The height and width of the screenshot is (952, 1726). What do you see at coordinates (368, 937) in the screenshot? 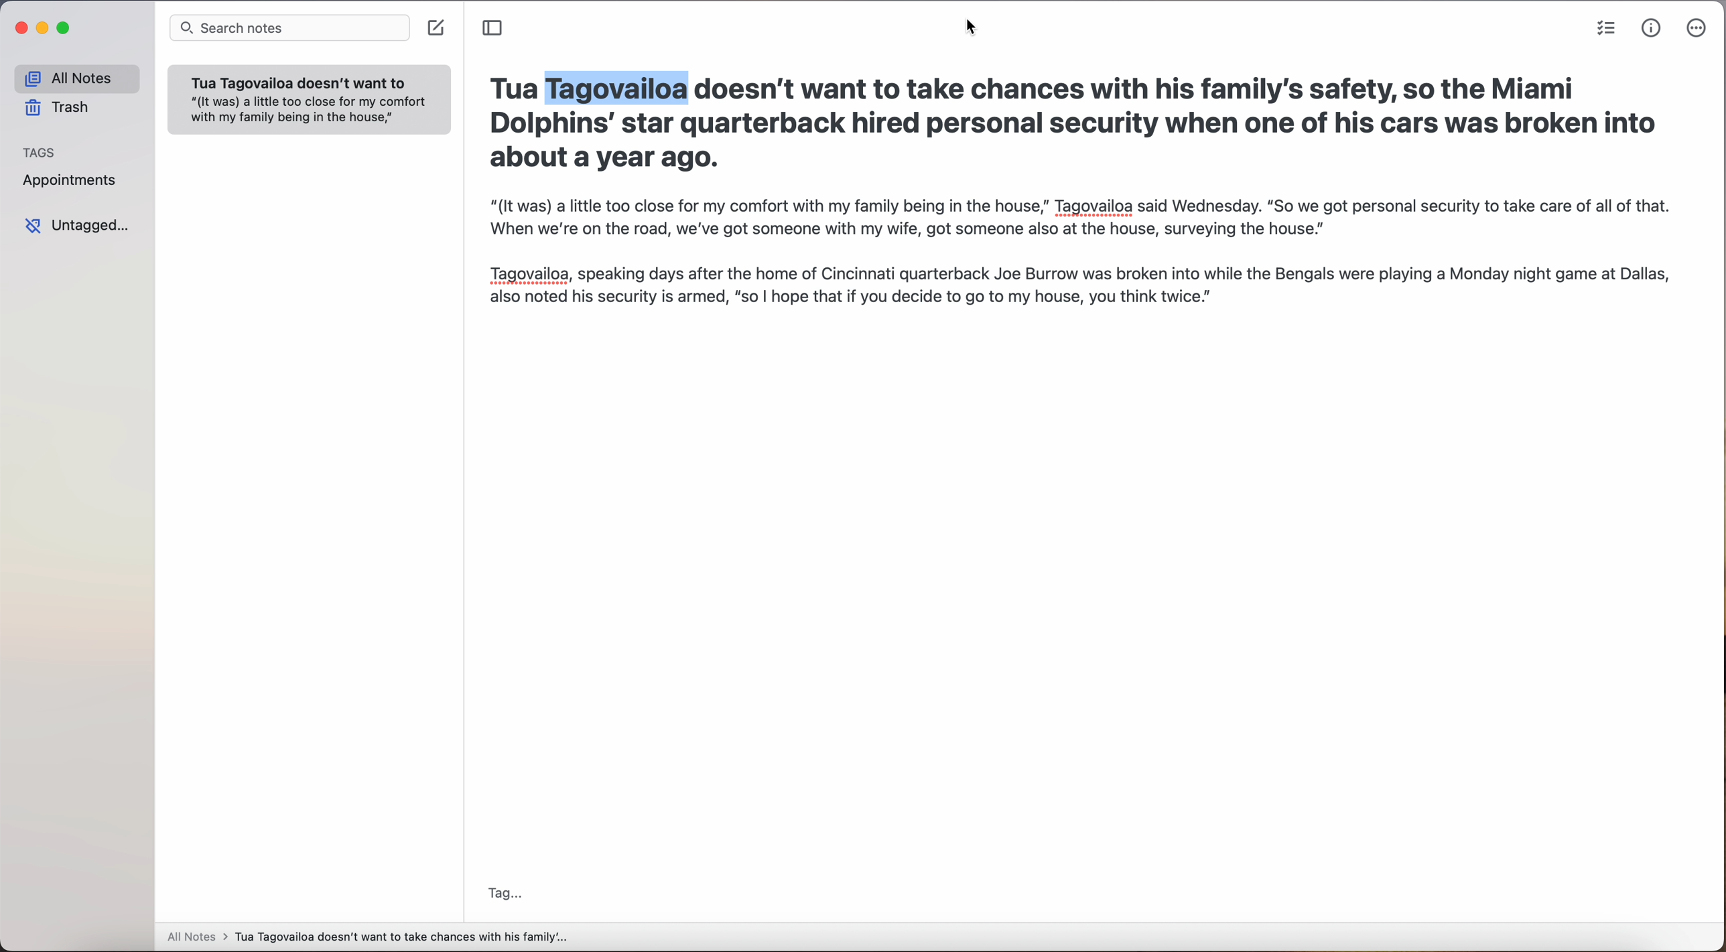
I see `all notes > Tua Tagovailoa doesn't want to take chances with his family...` at bounding box center [368, 937].